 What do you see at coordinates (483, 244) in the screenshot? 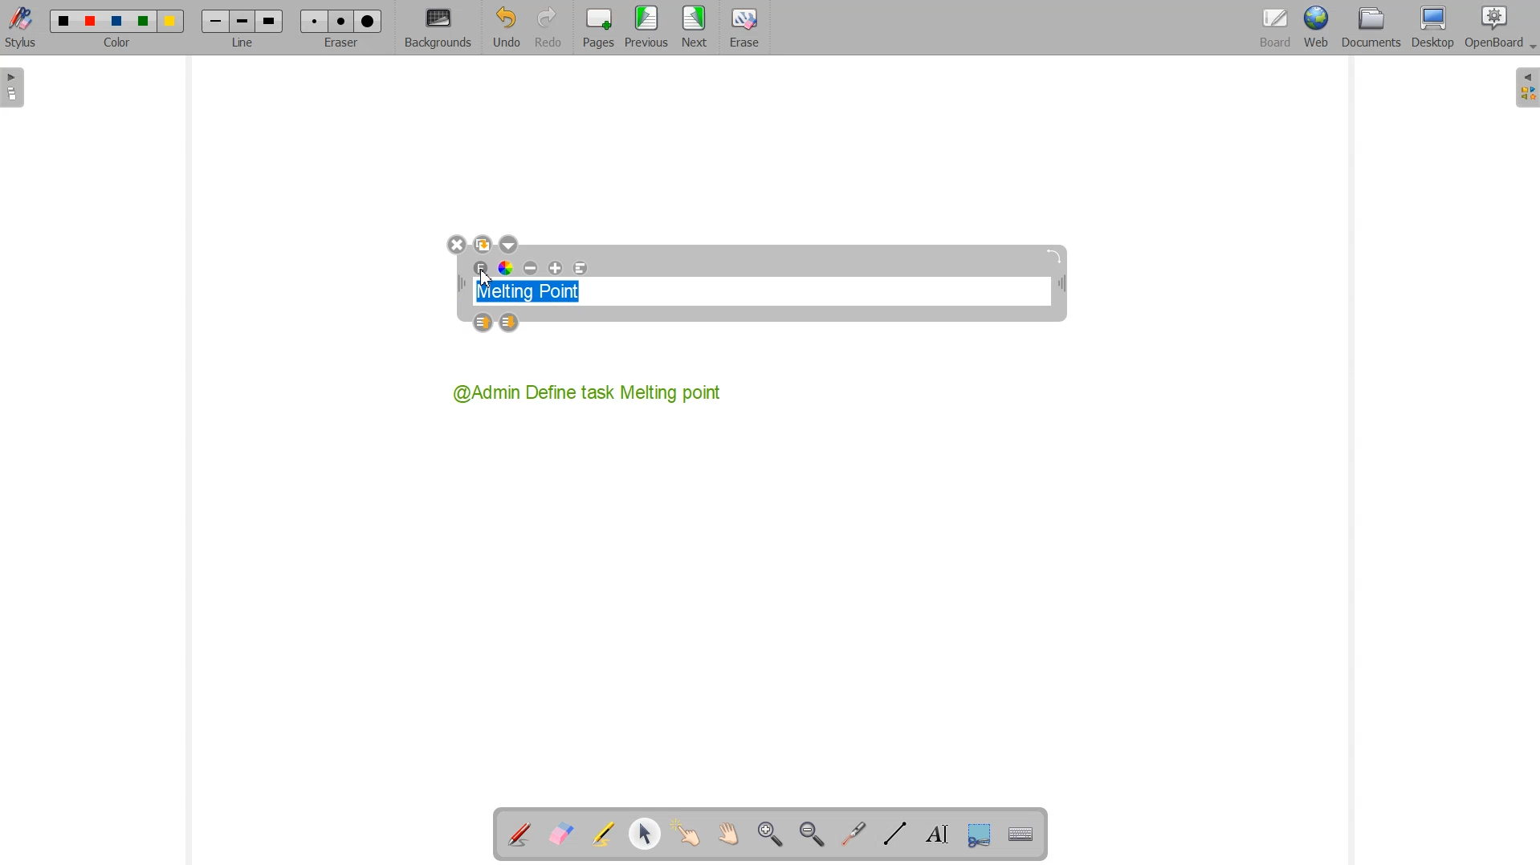
I see `Duplicate` at bounding box center [483, 244].